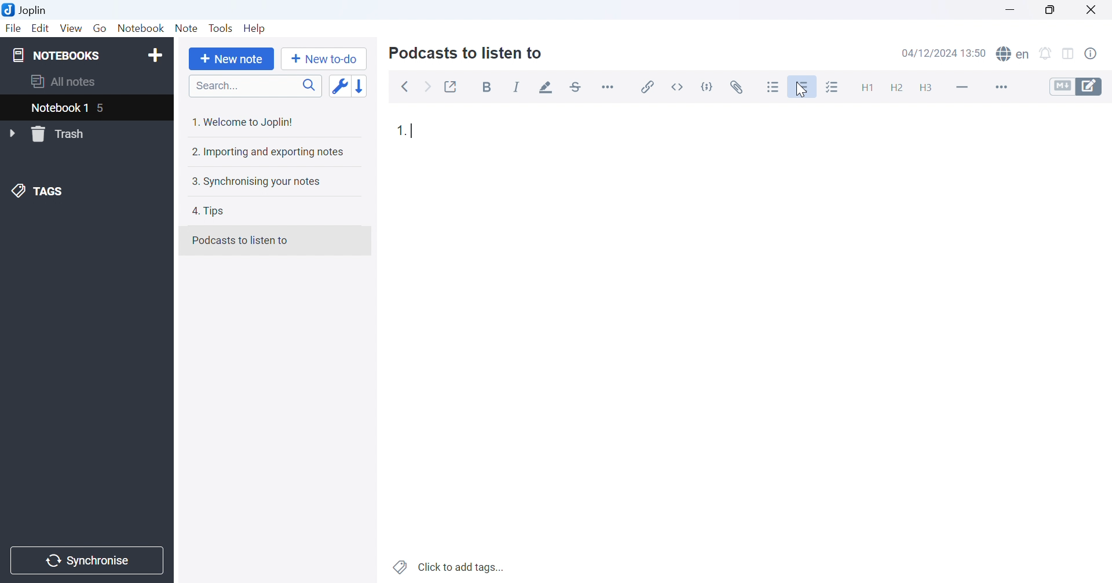 The width and height of the screenshot is (1112, 583). Describe the element at coordinates (467, 54) in the screenshot. I see `Podcasts to listen to` at that location.